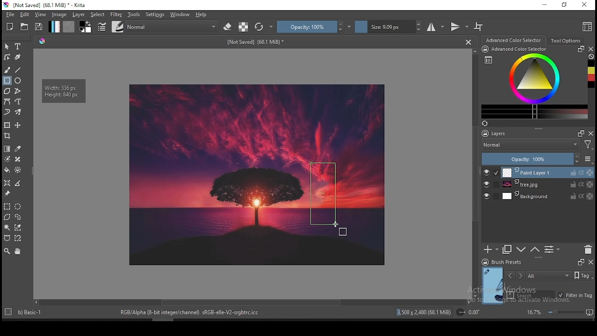  I want to click on layer, so click(79, 15).